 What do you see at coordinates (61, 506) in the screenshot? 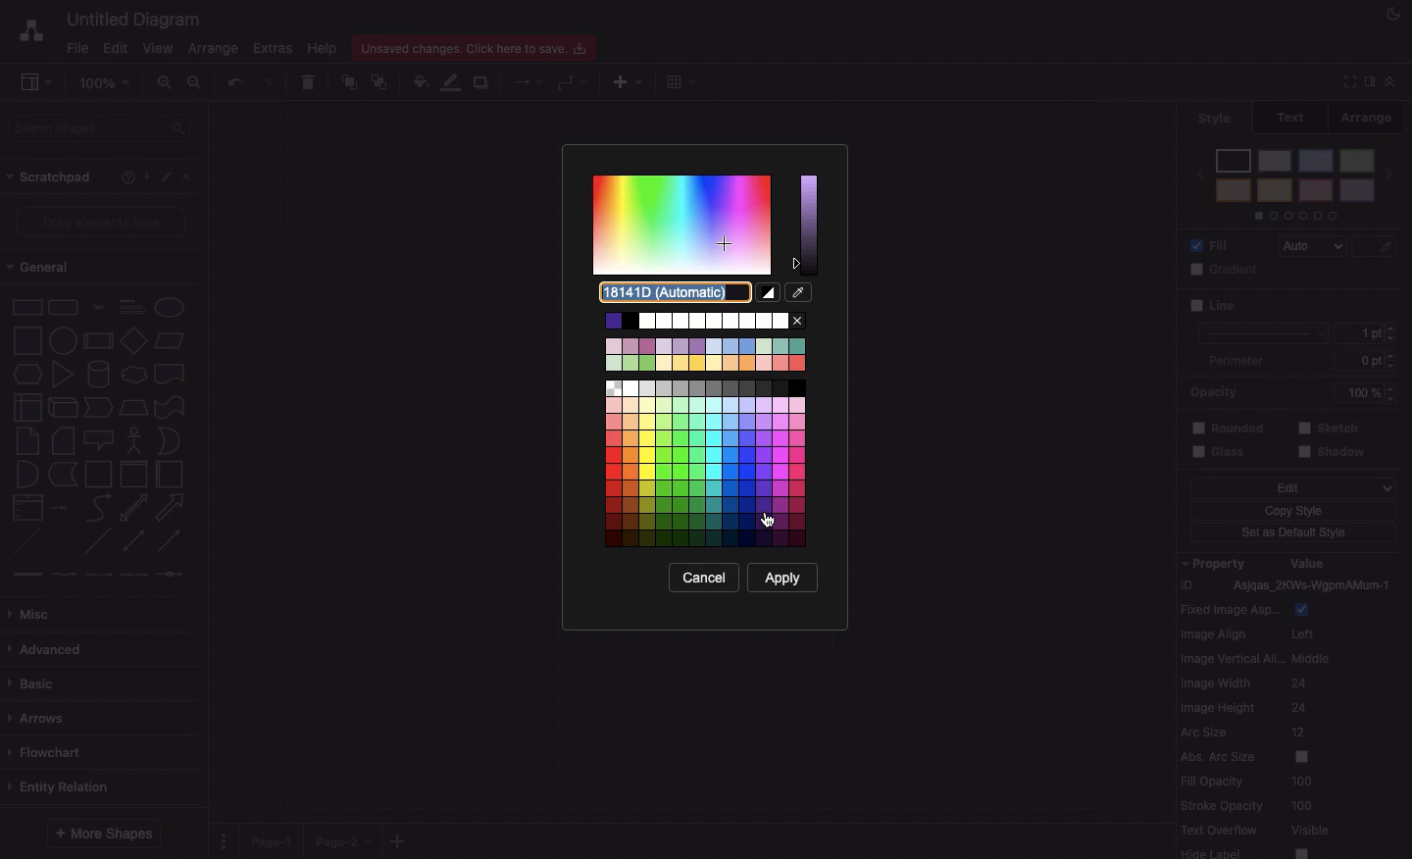
I see `list item` at bounding box center [61, 506].